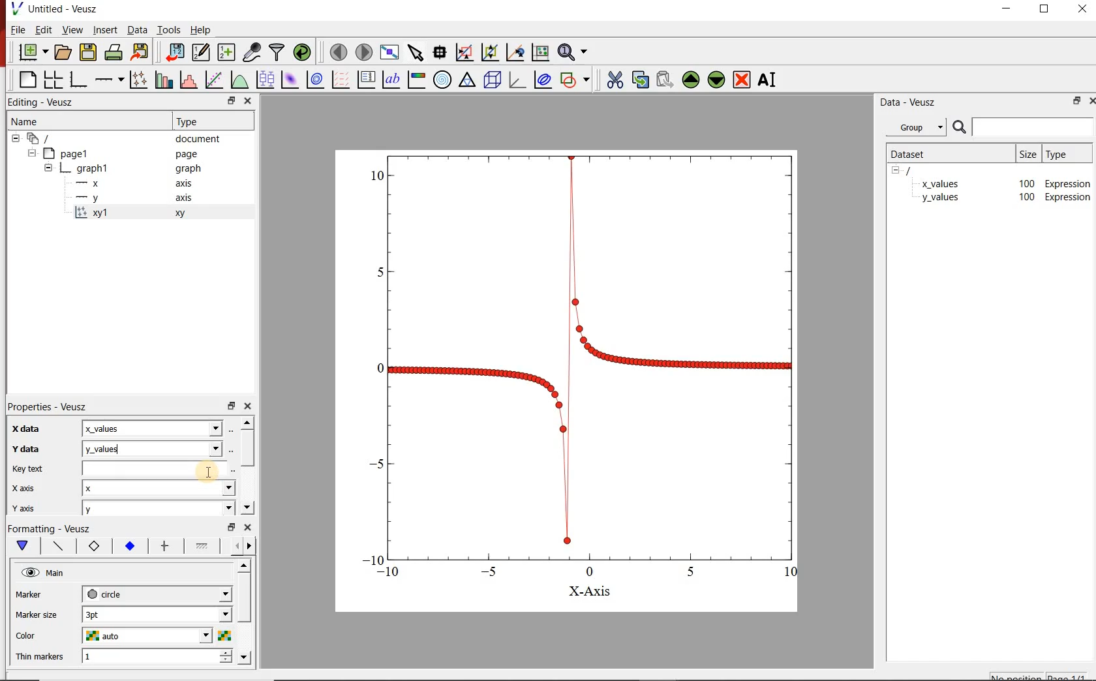  What do you see at coordinates (290, 80) in the screenshot?
I see `plot 2d dataset as an image` at bounding box center [290, 80].